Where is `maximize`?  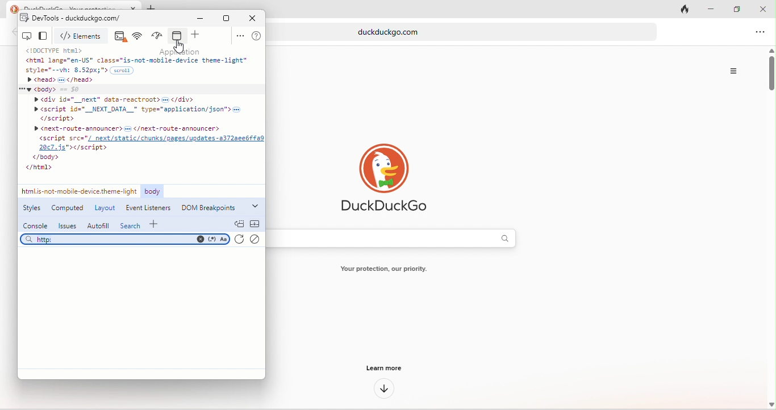
maximize is located at coordinates (226, 18).